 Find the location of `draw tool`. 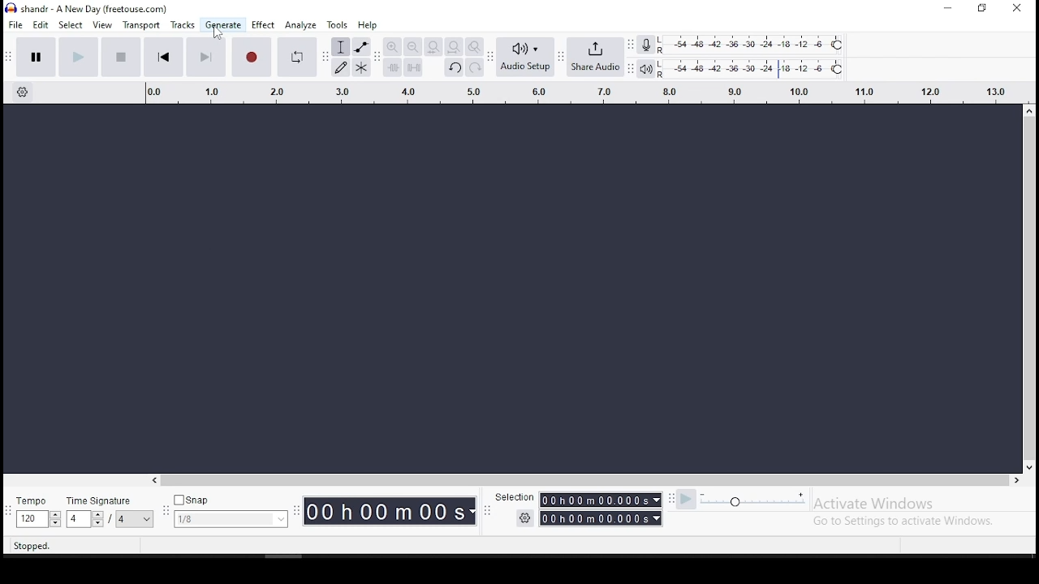

draw tool is located at coordinates (339, 67).